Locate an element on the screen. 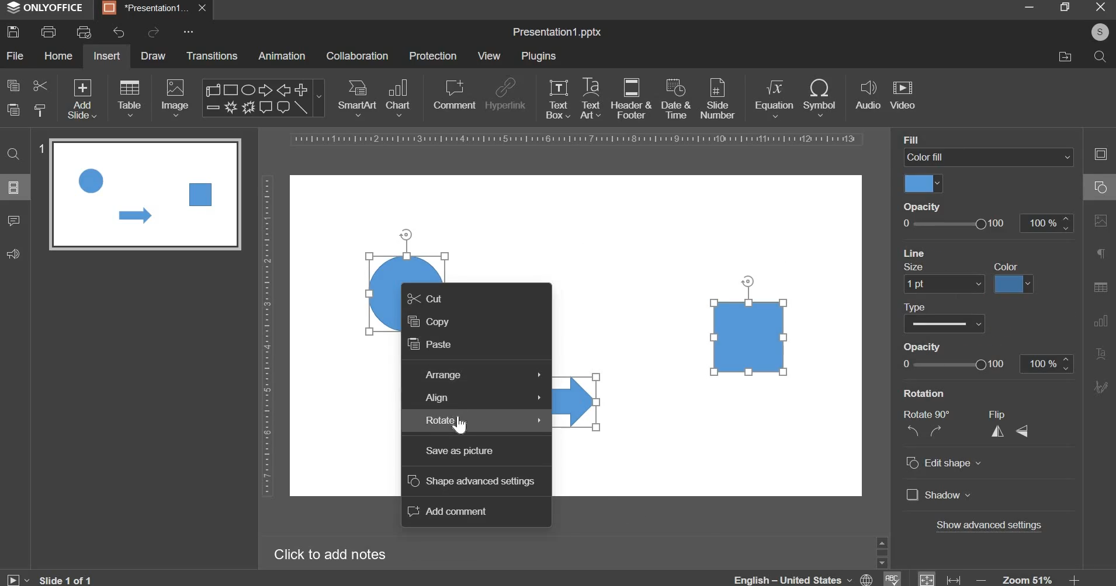 Image resolution: width=1116 pixels, height=586 pixels. maximize is located at coordinates (1064, 6).